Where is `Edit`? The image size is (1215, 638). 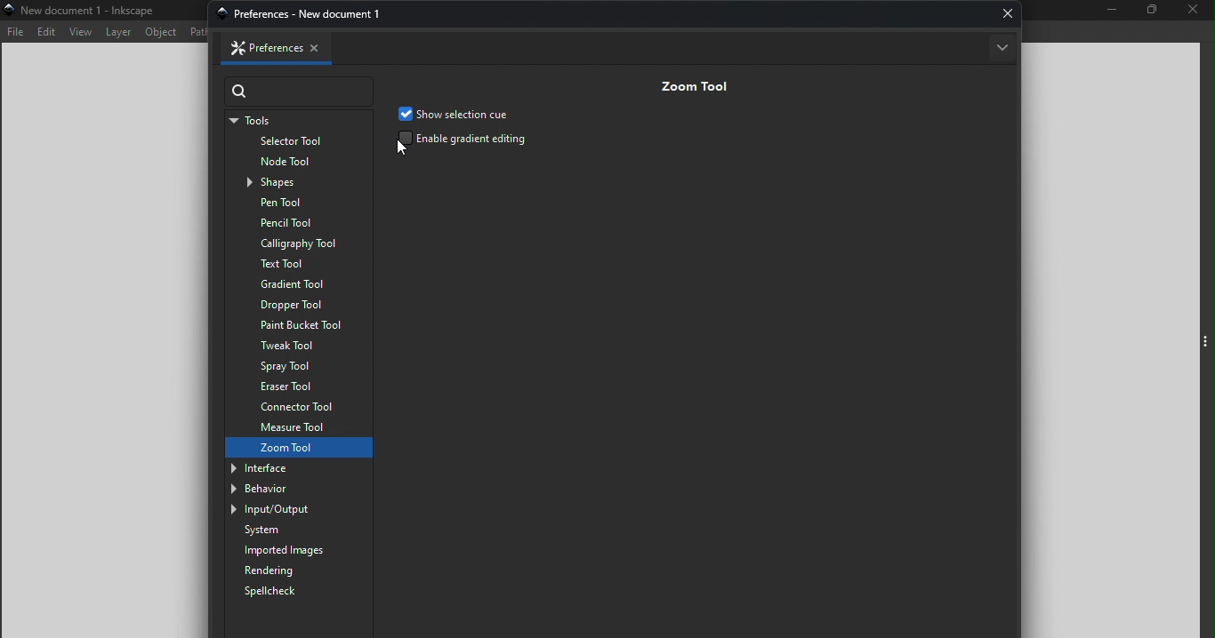
Edit is located at coordinates (45, 31).